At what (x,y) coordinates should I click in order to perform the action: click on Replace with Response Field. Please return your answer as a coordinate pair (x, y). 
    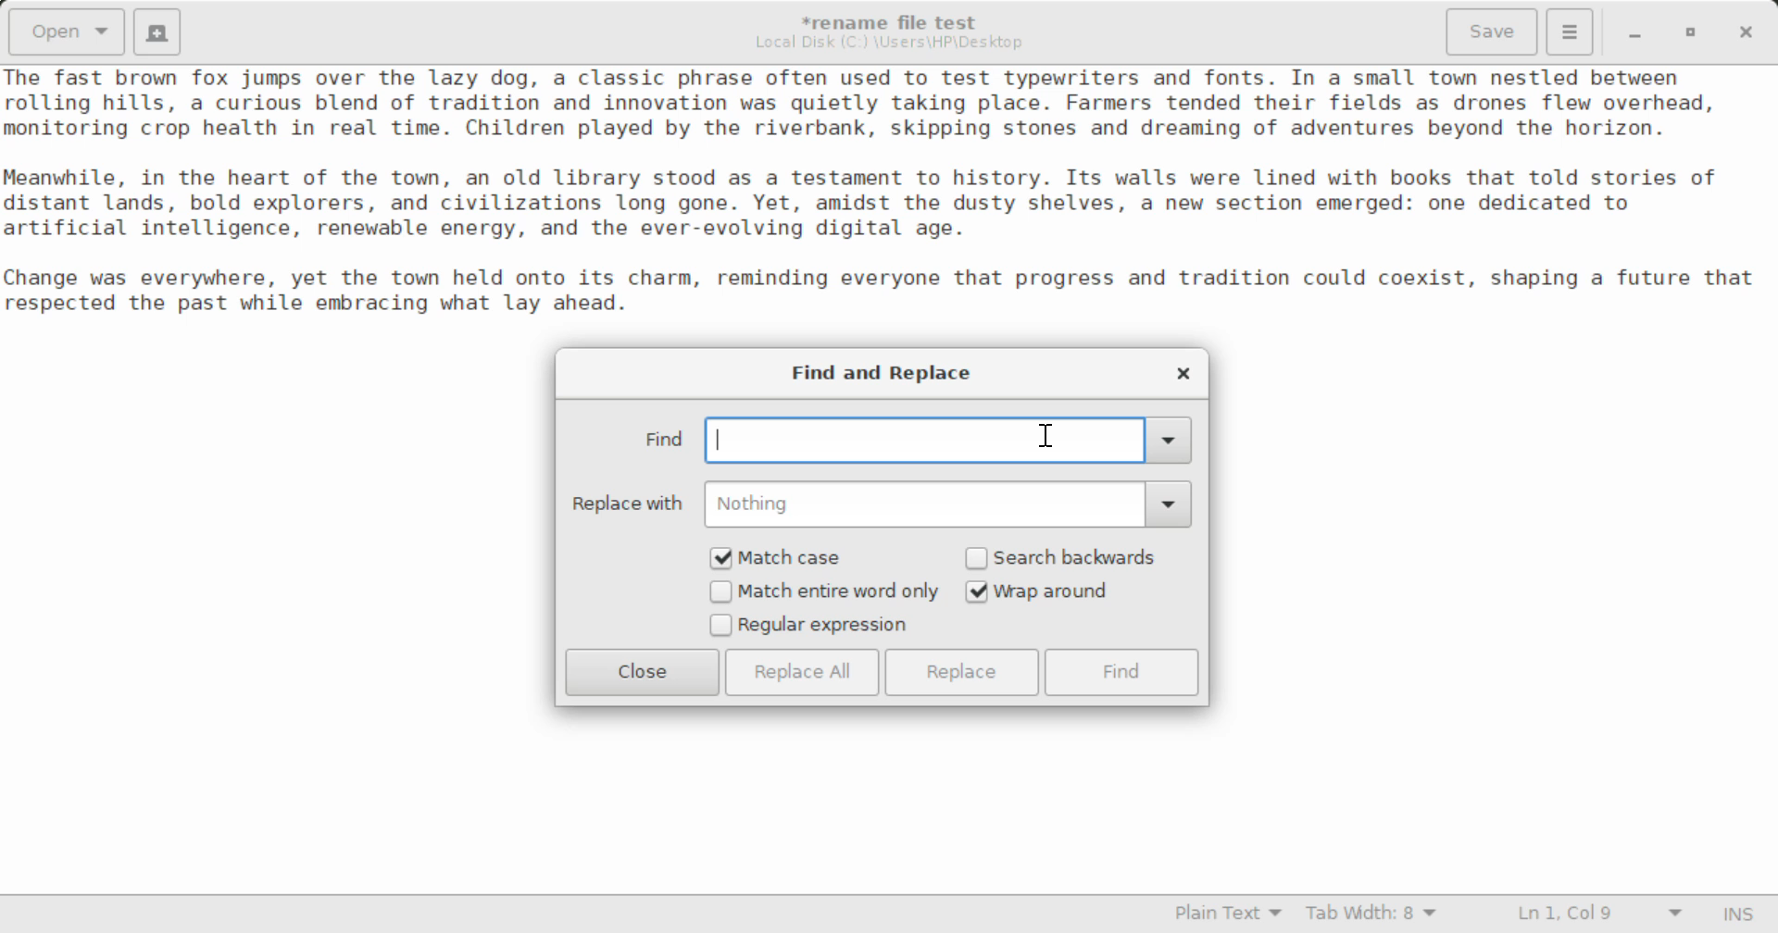
    Looking at the image, I should click on (882, 504).